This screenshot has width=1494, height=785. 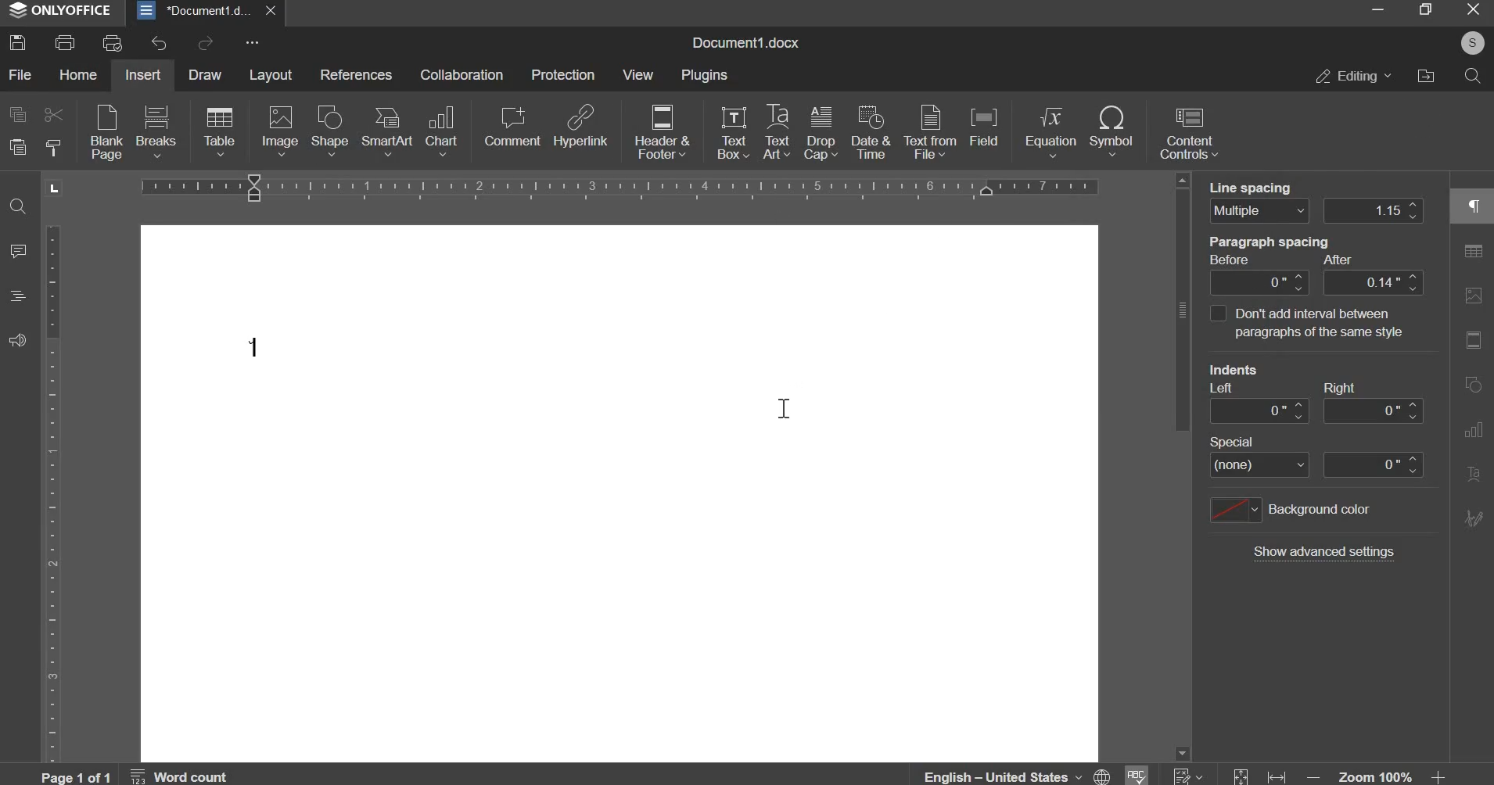 What do you see at coordinates (218, 131) in the screenshot?
I see `table` at bounding box center [218, 131].